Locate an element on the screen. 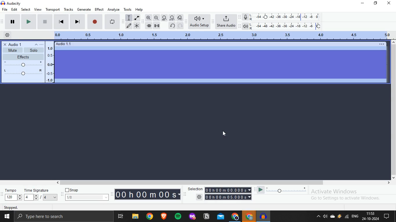 The image size is (396, 222). 00h 00m 00s is located at coordinates (148, 194).